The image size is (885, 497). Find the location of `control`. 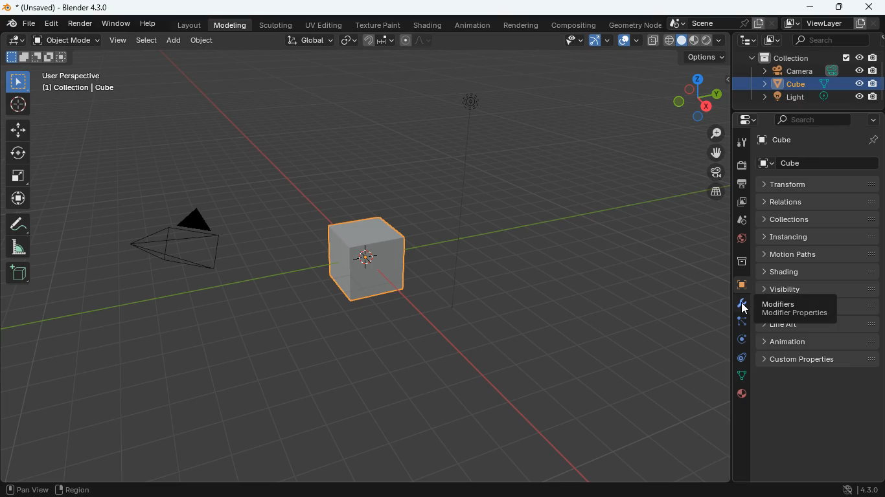

control is located at coordinates (735, 359).